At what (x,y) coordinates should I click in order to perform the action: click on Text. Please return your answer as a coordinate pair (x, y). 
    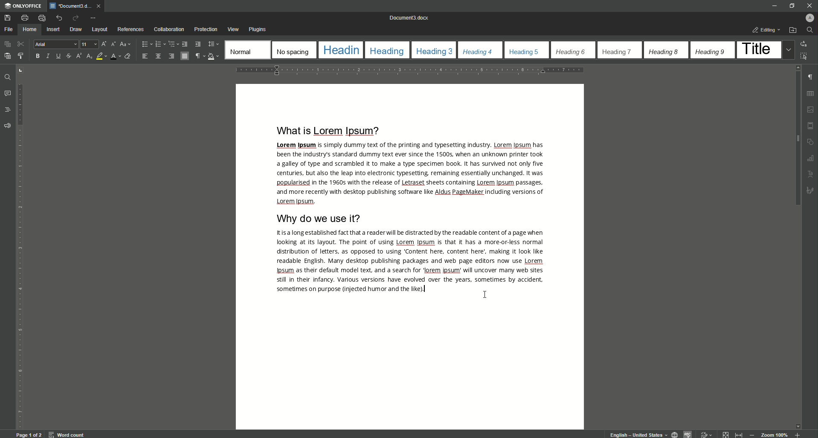
    Looking at the image, I should click on (411, 174).